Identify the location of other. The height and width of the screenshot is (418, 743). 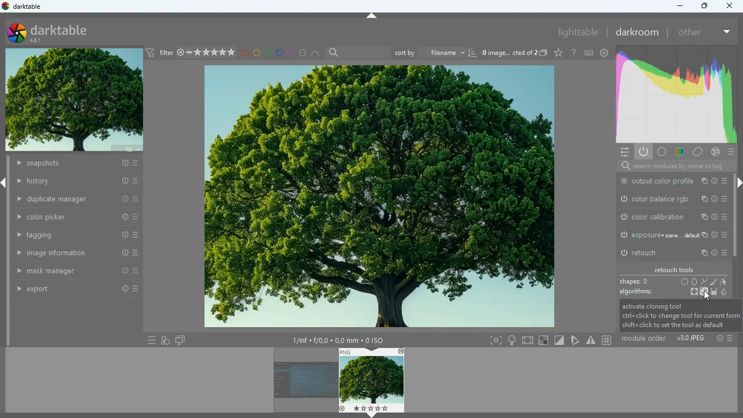
(689, 32).